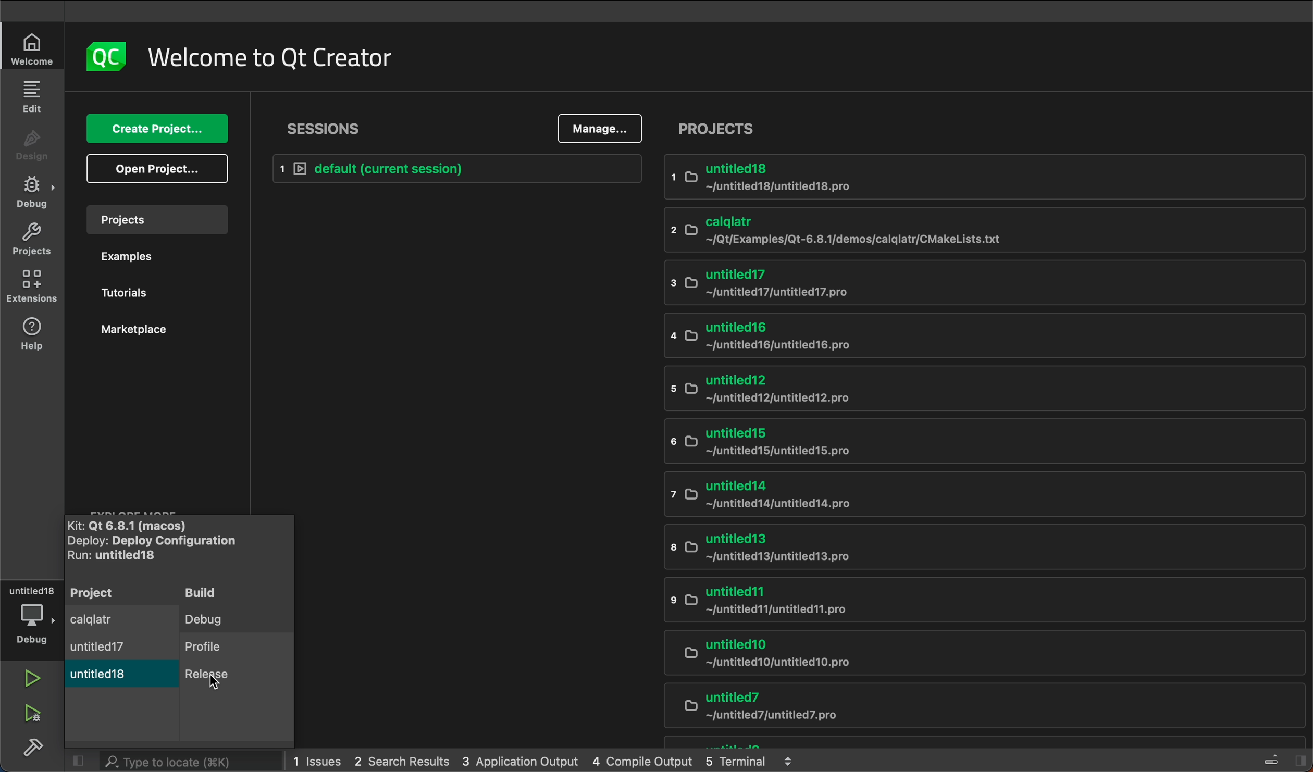  Describe the element at coordinates (32, 746) in the screenshot. I see `build` at that location.